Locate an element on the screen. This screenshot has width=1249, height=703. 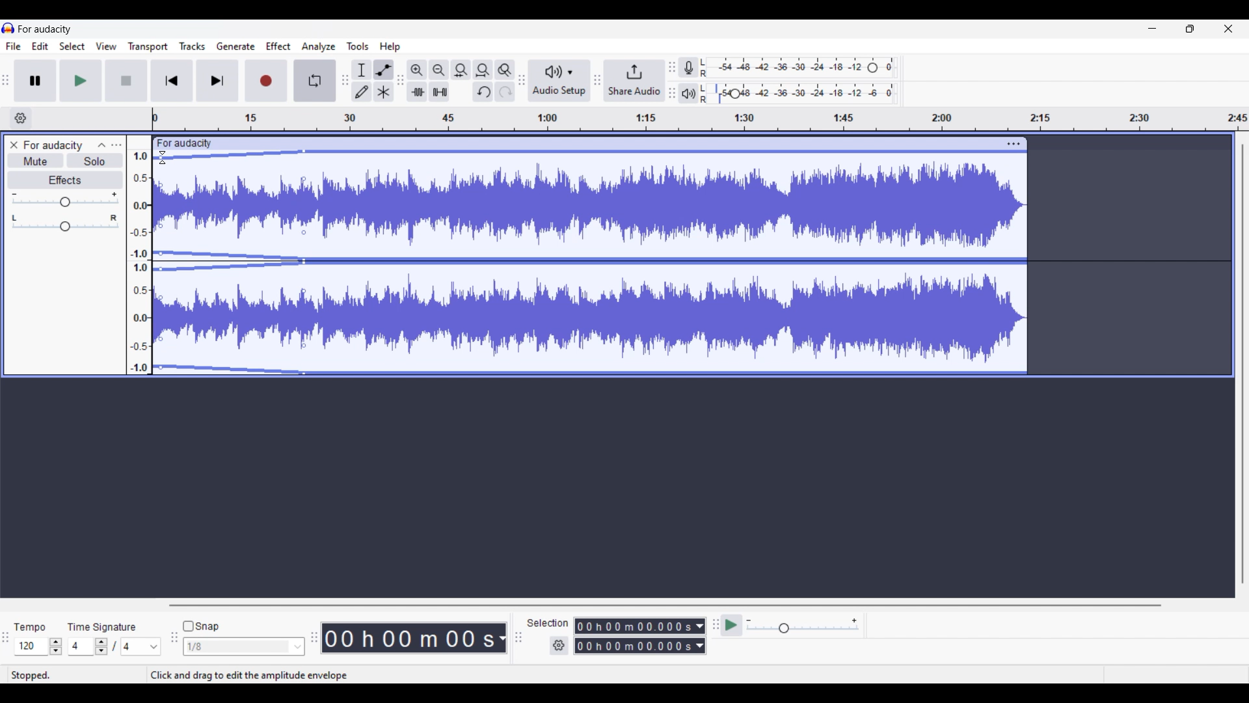
Effect is located at coordinates (278, 46).